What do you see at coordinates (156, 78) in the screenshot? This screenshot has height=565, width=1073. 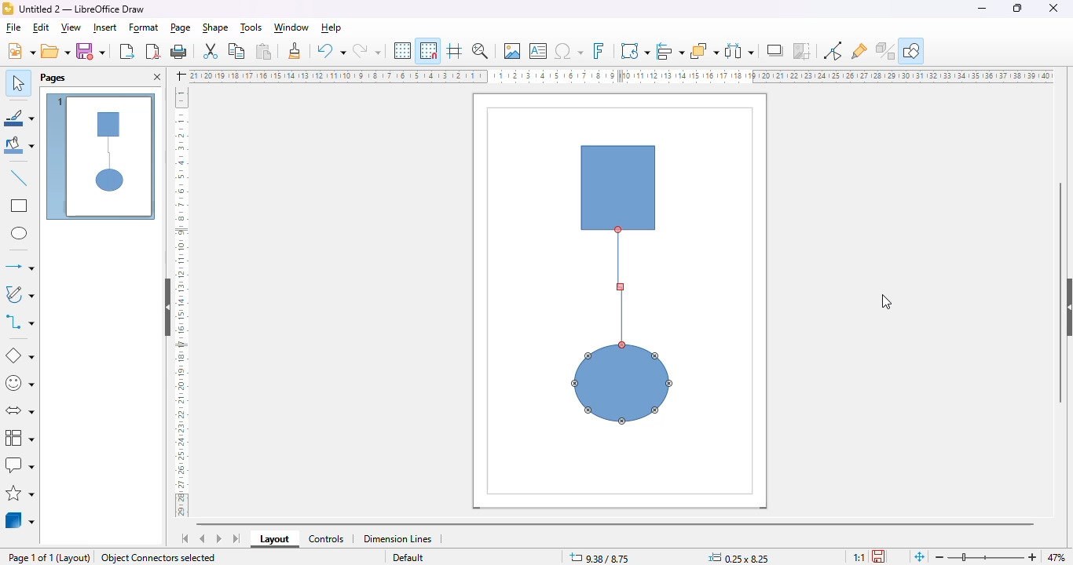 I see `close pane` at bounding box center [156, 78].